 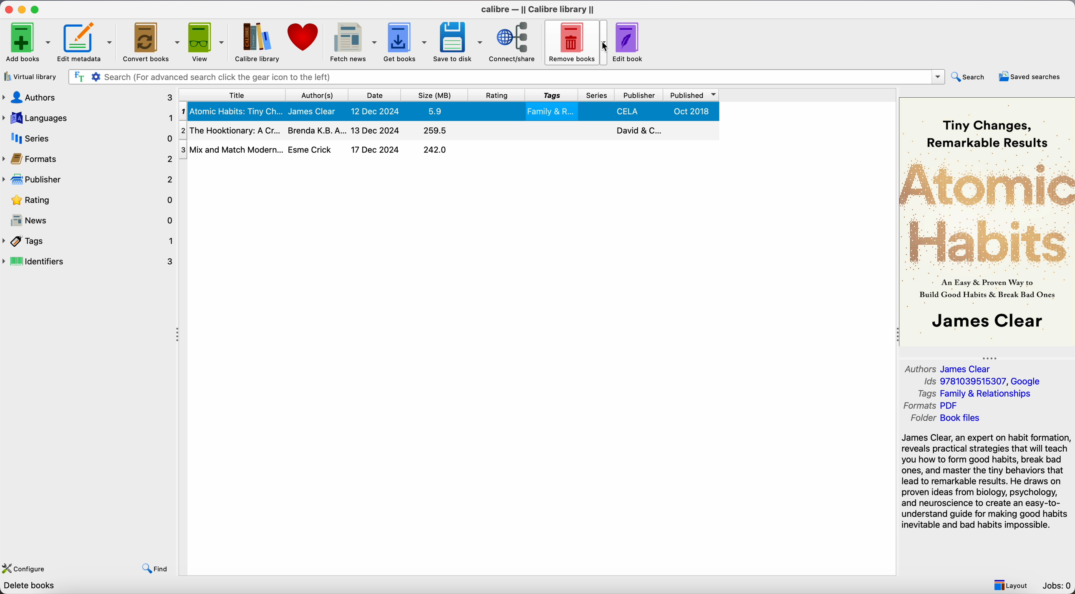 What do you see at coordinates (318, 94) in the screenshot?
I see `author(s)` at bounding box center [318, 94].